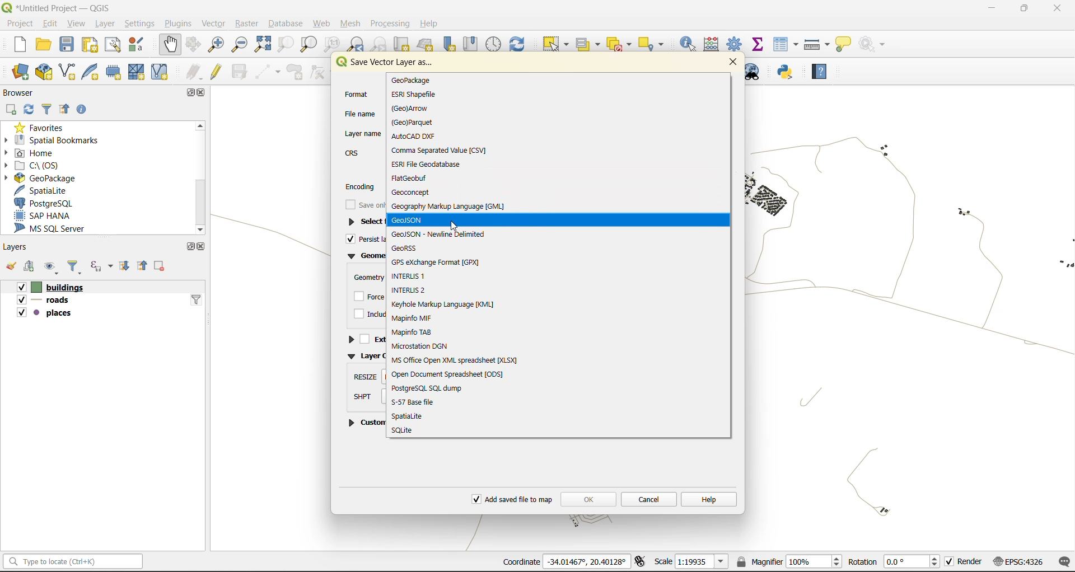 The width and height of the screenshot is (1075, 572). I want to click on help, so click(709, 499).